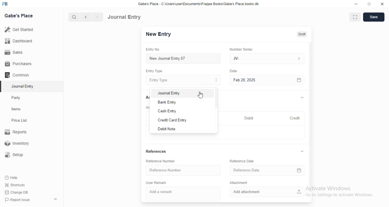  I want to click on close, so click(382, 4).